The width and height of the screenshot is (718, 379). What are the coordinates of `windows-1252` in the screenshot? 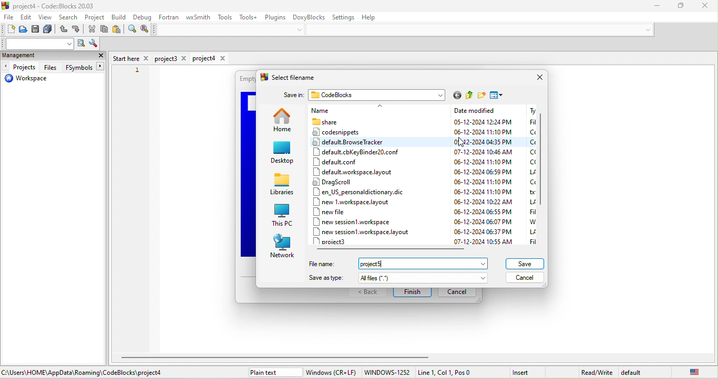 It's located at (387, 373).